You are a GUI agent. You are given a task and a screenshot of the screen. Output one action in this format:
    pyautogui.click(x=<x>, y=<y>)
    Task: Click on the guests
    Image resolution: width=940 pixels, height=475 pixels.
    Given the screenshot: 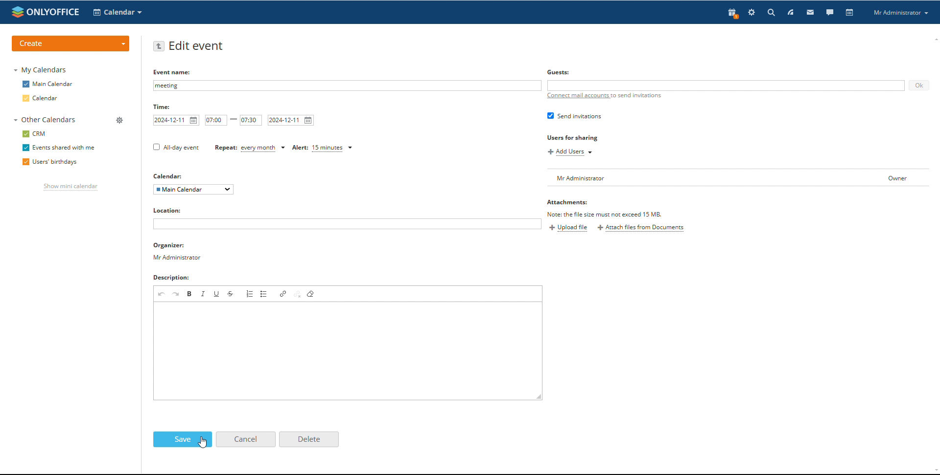 What is the action you would take?
    pyautogui.click(x=560, y=72)
    